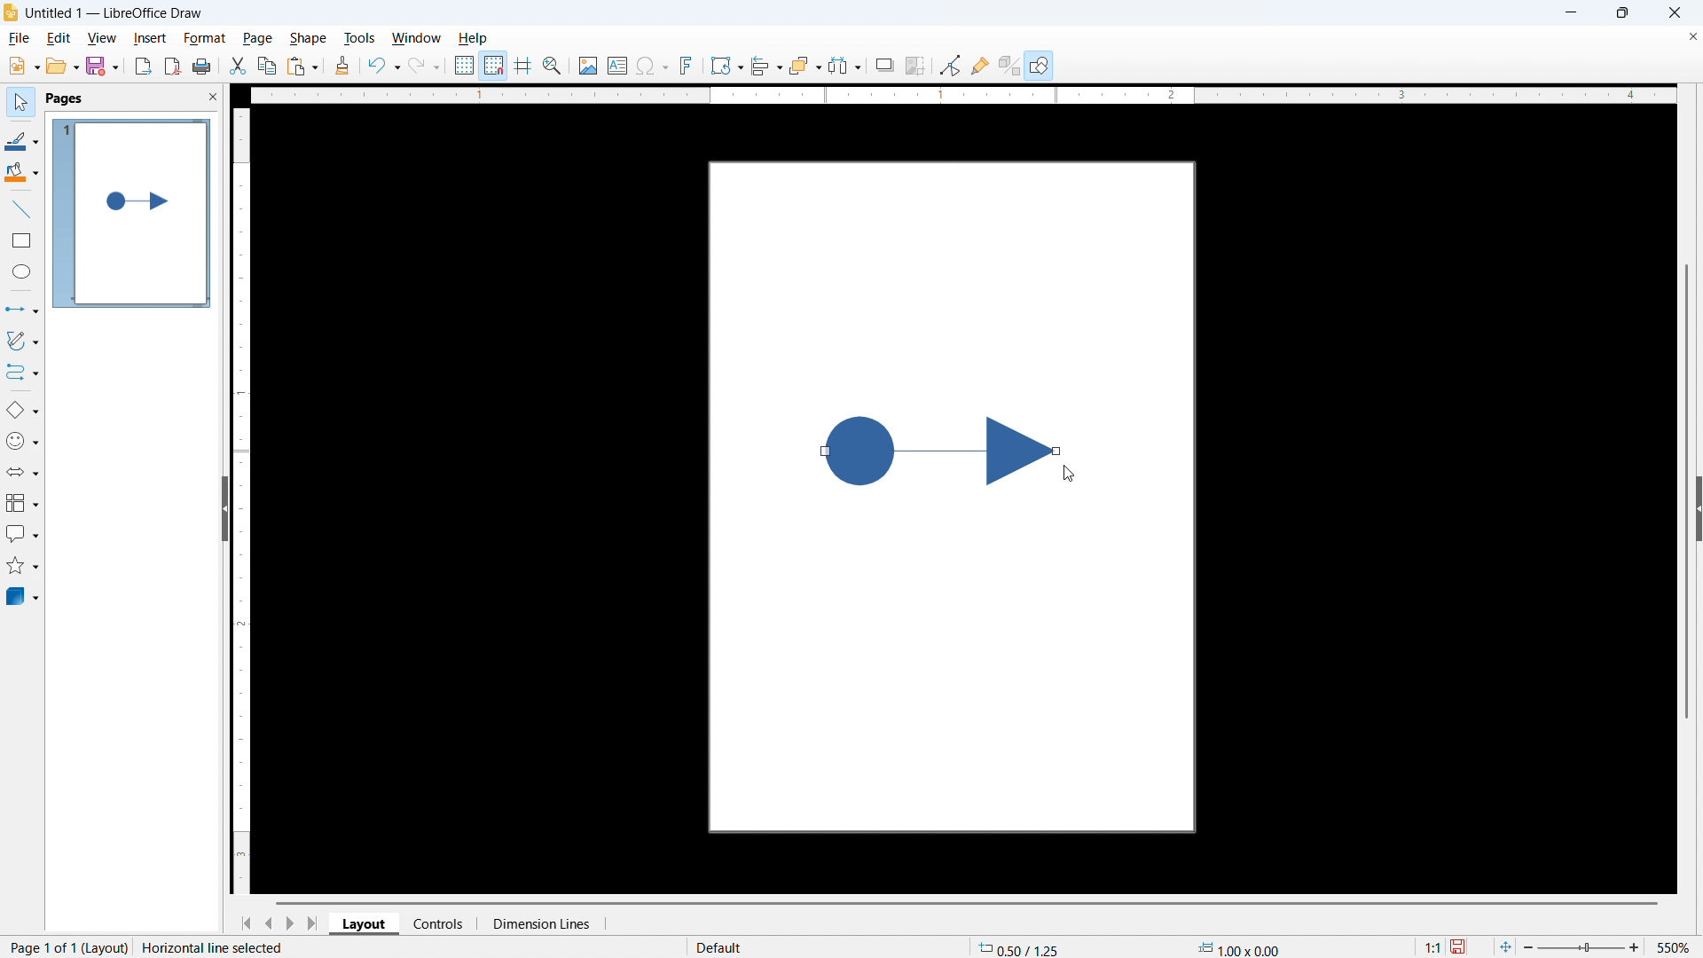  Describe the element at coordinates (1687, 491) in the screenshot. I see `Vertical scroll bar ` at that location.